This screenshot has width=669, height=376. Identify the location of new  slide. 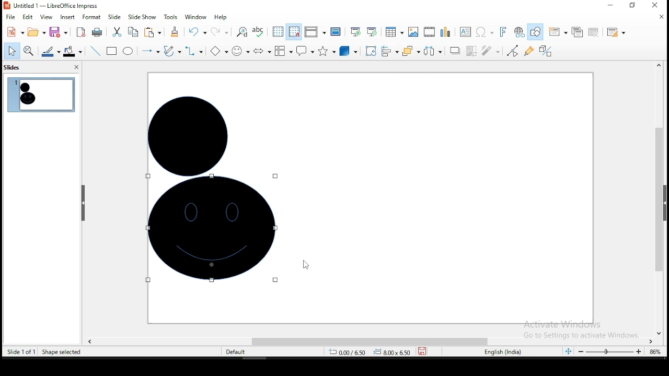
(558, 31).